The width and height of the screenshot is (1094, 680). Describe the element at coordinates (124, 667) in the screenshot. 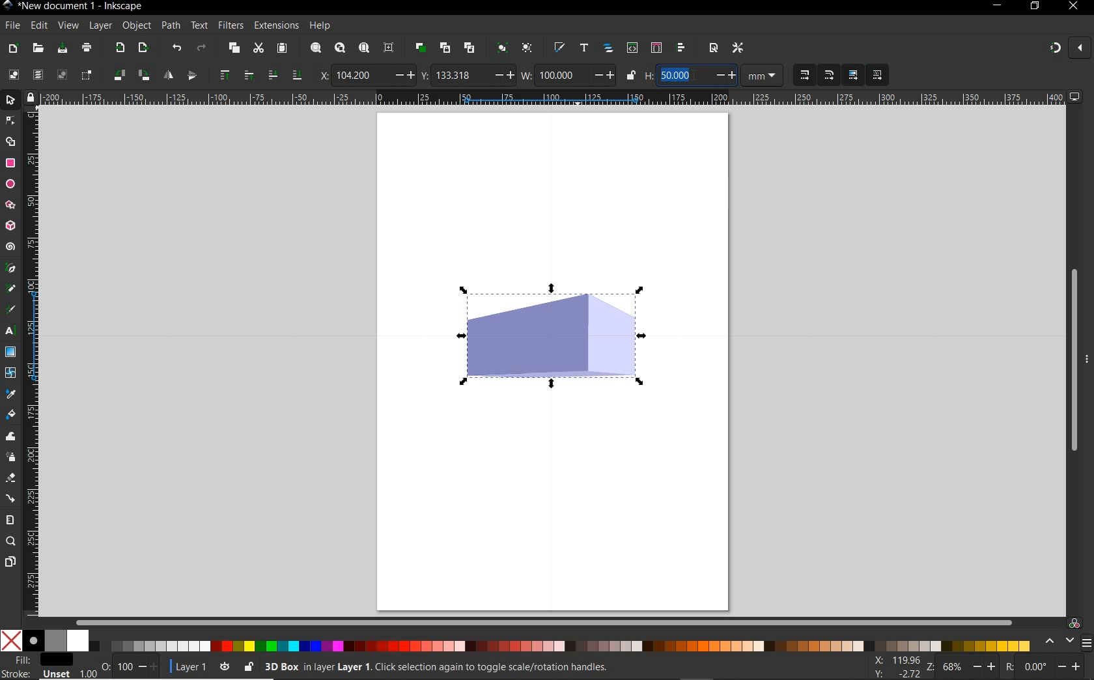

I see `100` at that location.